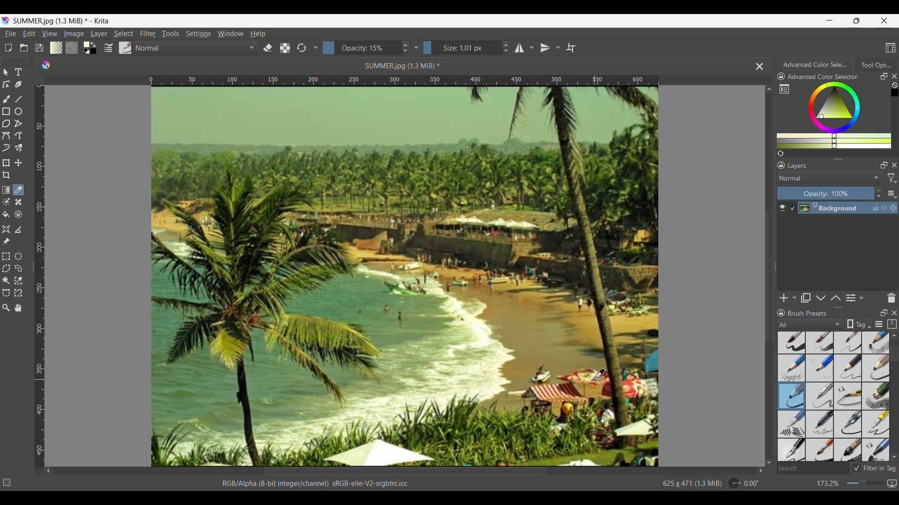 This screenshot has height=505, width=899. What do you see at coordinates (49, 34) in the screenshot?
I see `View menu` at bounding box center [49, 34].